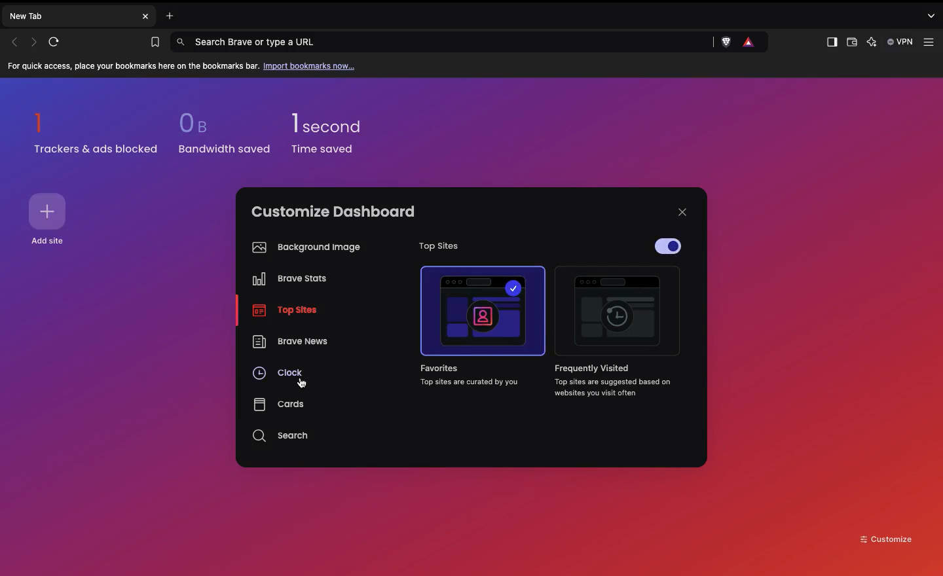 The height and width of the screenshot is (576, 943). What do you see at coordinates (335, 128) in the screenshot?
I see `1 second time saved` at bounding box center [335, 128].